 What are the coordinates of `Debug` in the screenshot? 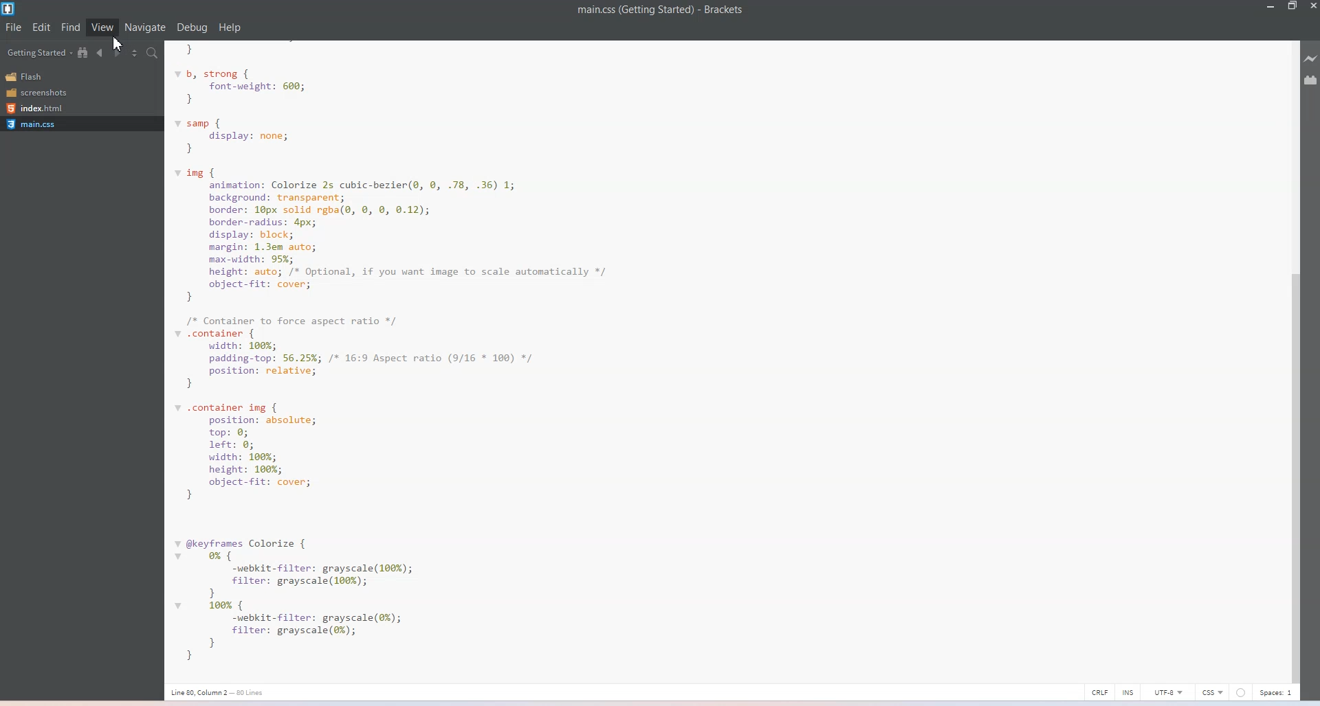 It's located at (192, 27).